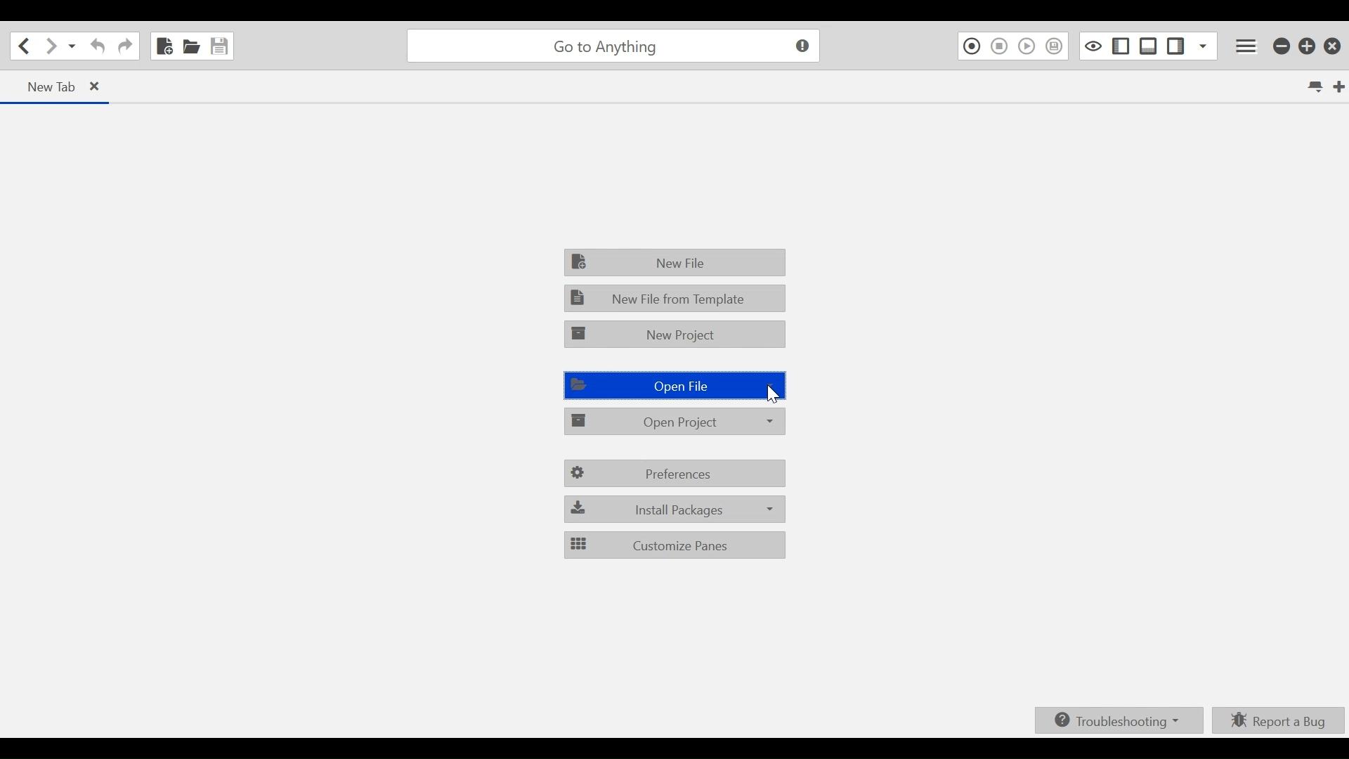 This screenshot has height=759, width=1349. Describe the element at coordinates (1204, 46) in the screenshot. I see `Show Specific Sidebar` at that location.